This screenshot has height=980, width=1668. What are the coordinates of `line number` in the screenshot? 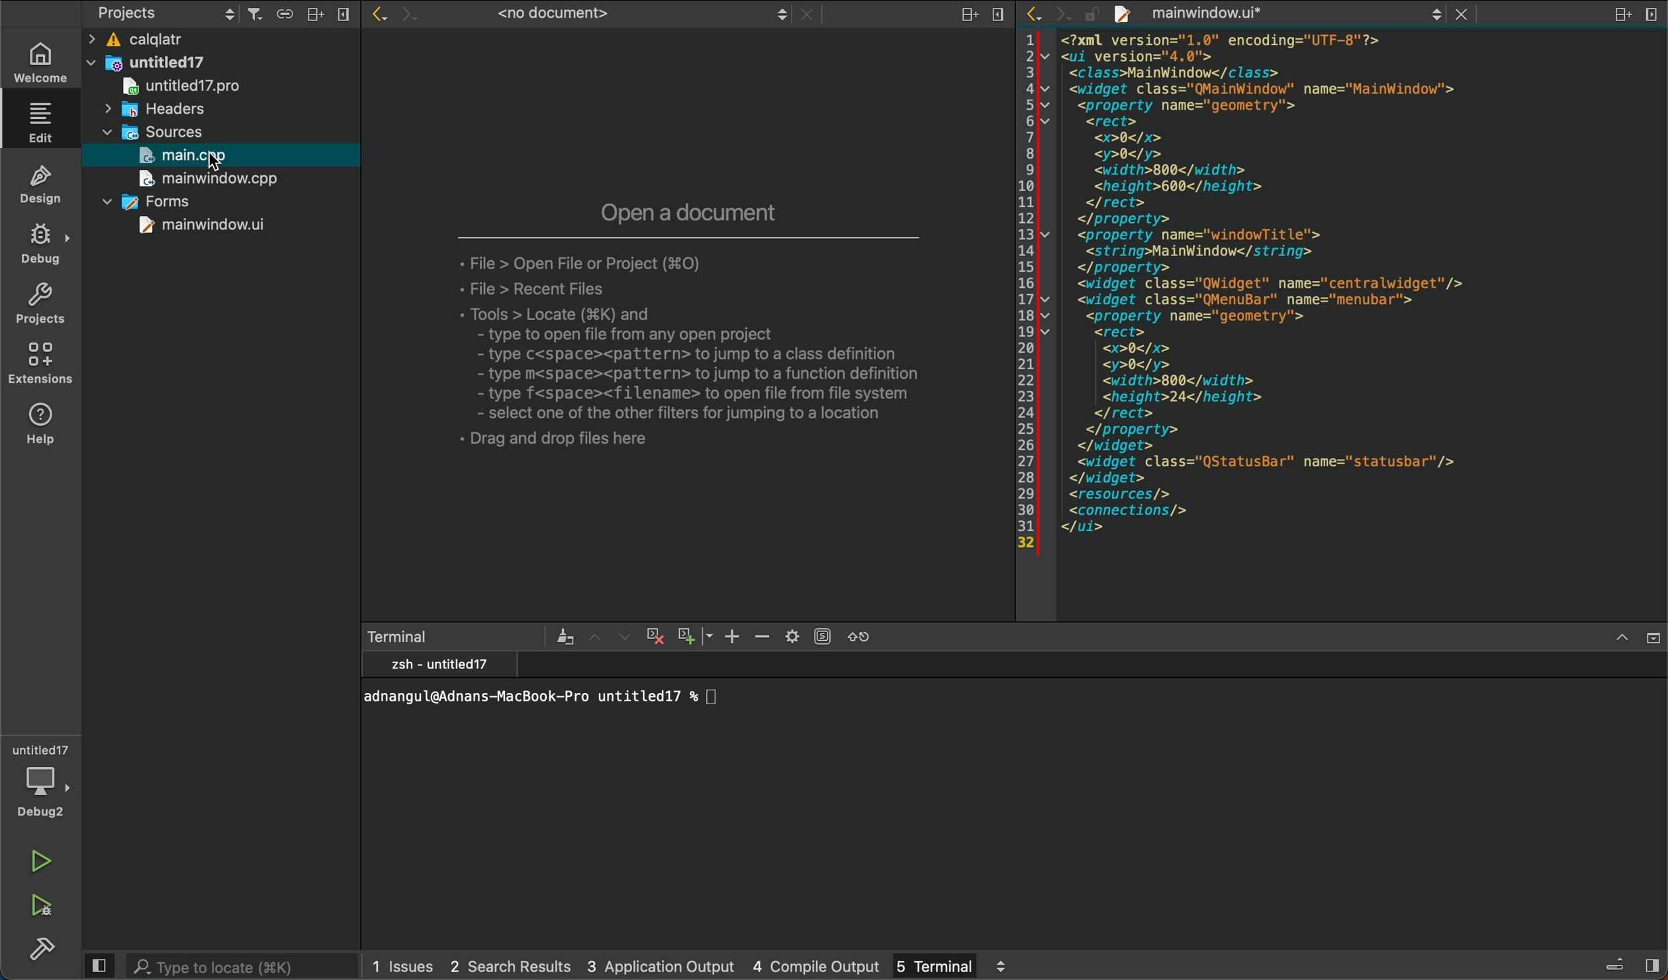 It's located at (1033, 296).